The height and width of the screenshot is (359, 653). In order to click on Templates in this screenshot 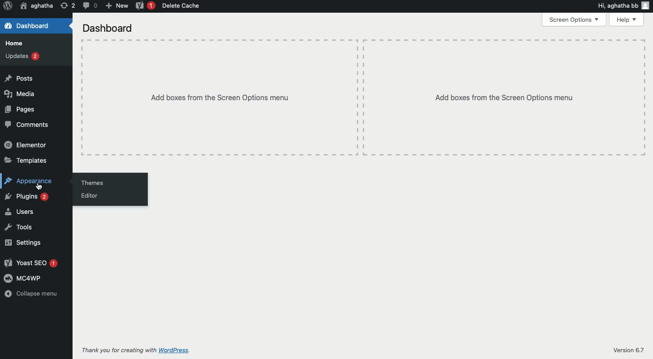, I will do `click(27, 160)`.